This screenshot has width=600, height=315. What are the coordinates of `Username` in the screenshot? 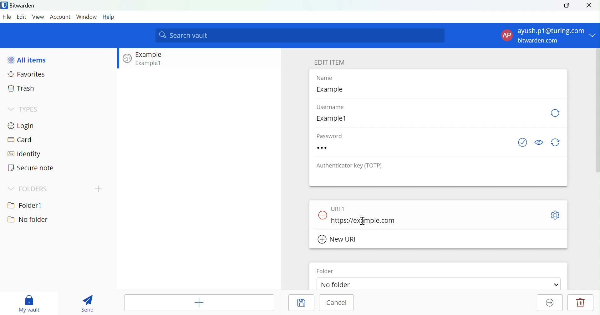 It's located at (334, 107).